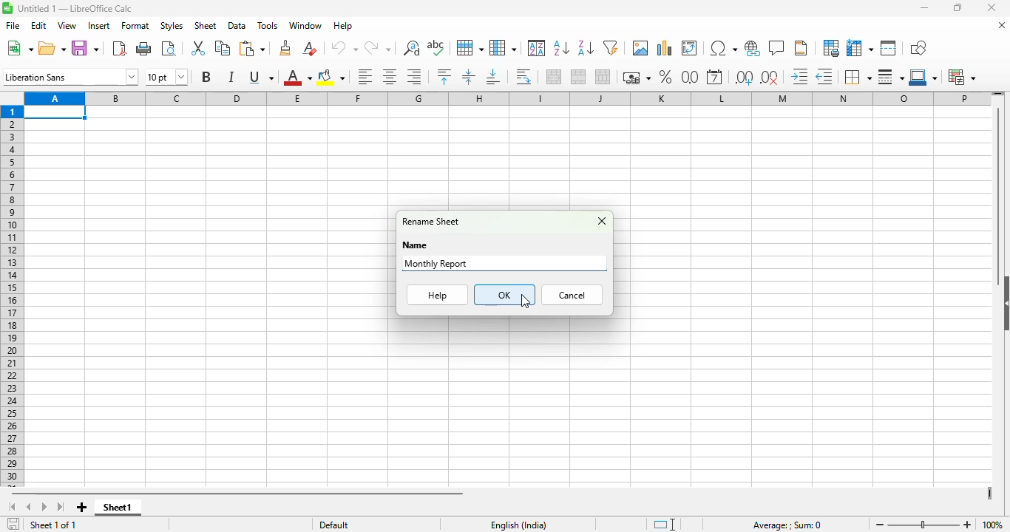 Image resolution: width=1010 pixels, height=532 pixels. What do you see at coordinates (444, 75) in the screenshot?
I see `align top` at bounding box center [444, 75].